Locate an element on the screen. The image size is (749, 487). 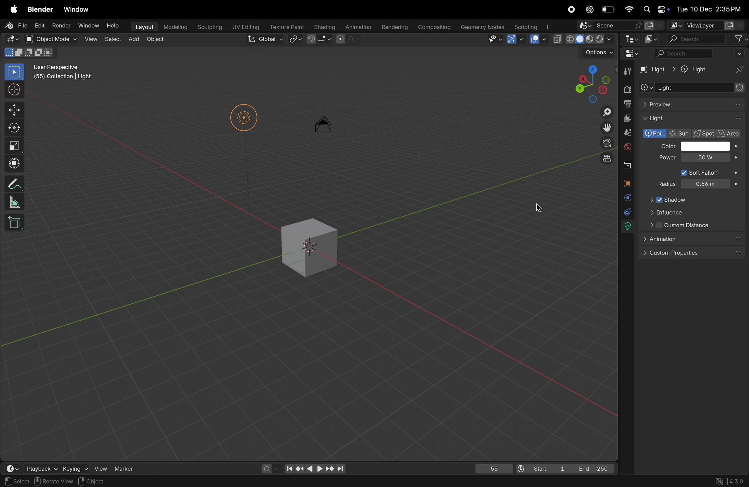
Light is located at coordinates (656, 69).